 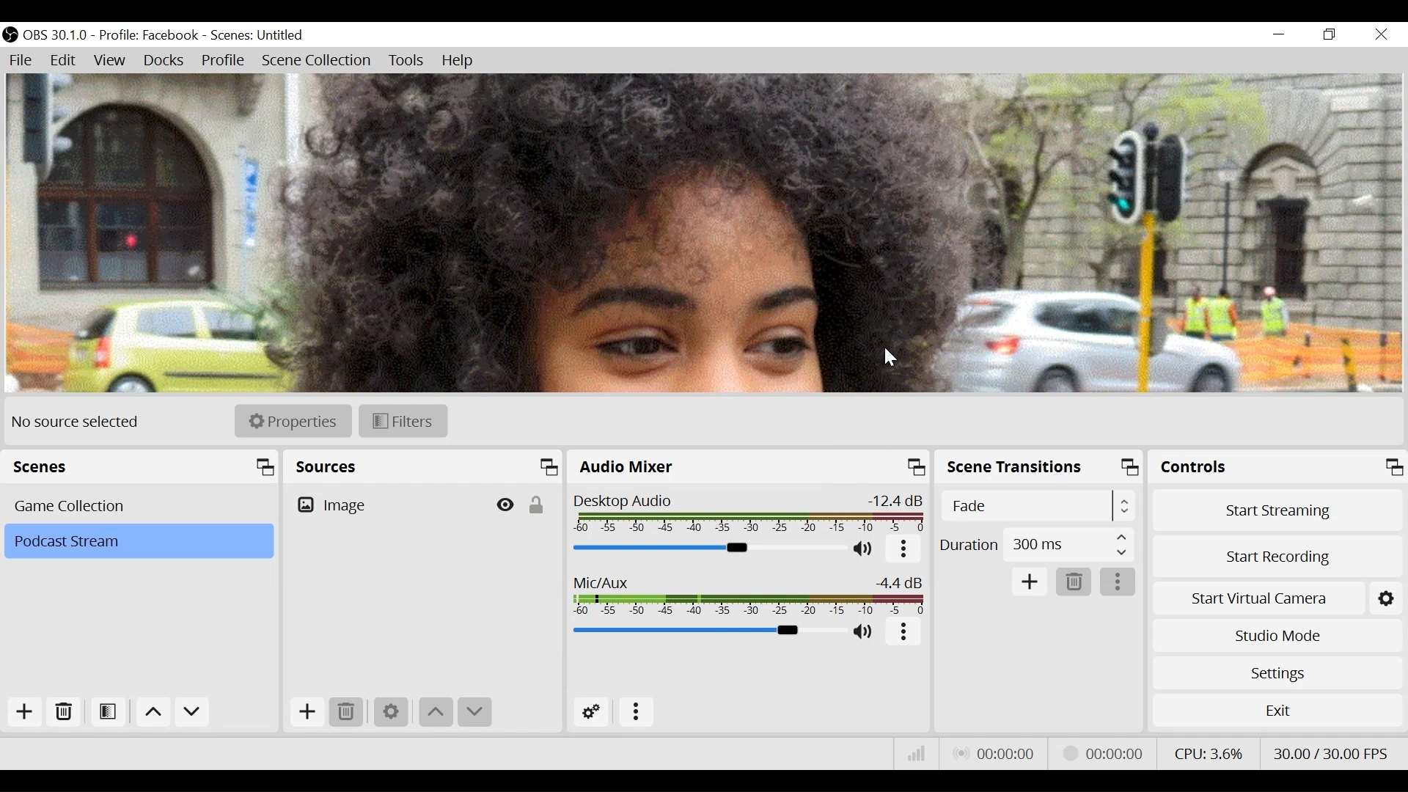 I want to click on Move down, so click(x=473, y=711).